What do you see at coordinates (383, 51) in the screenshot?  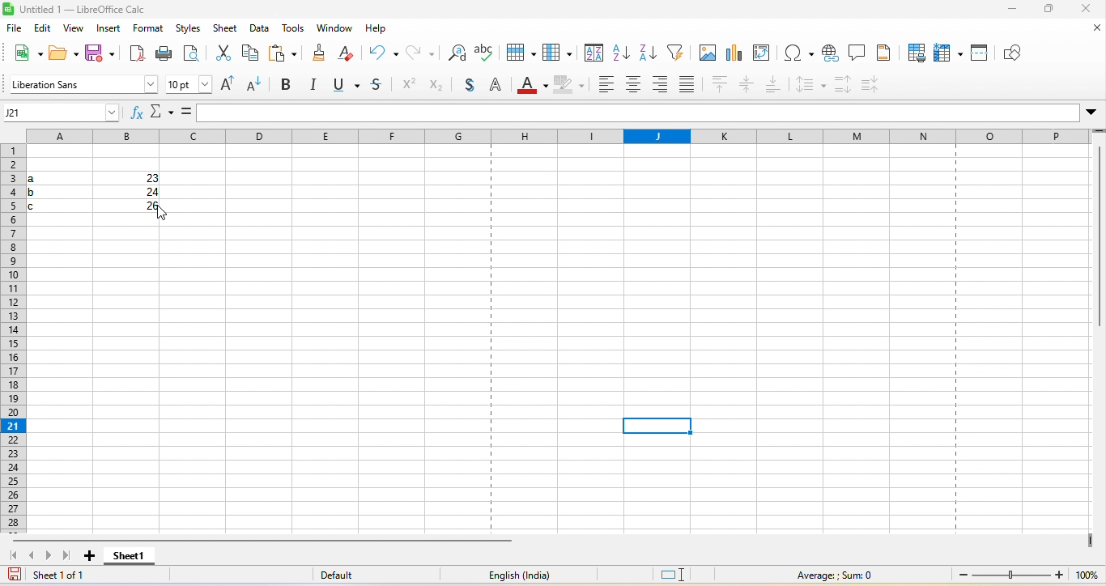 I see `undo` at bounding box center [383, 51].